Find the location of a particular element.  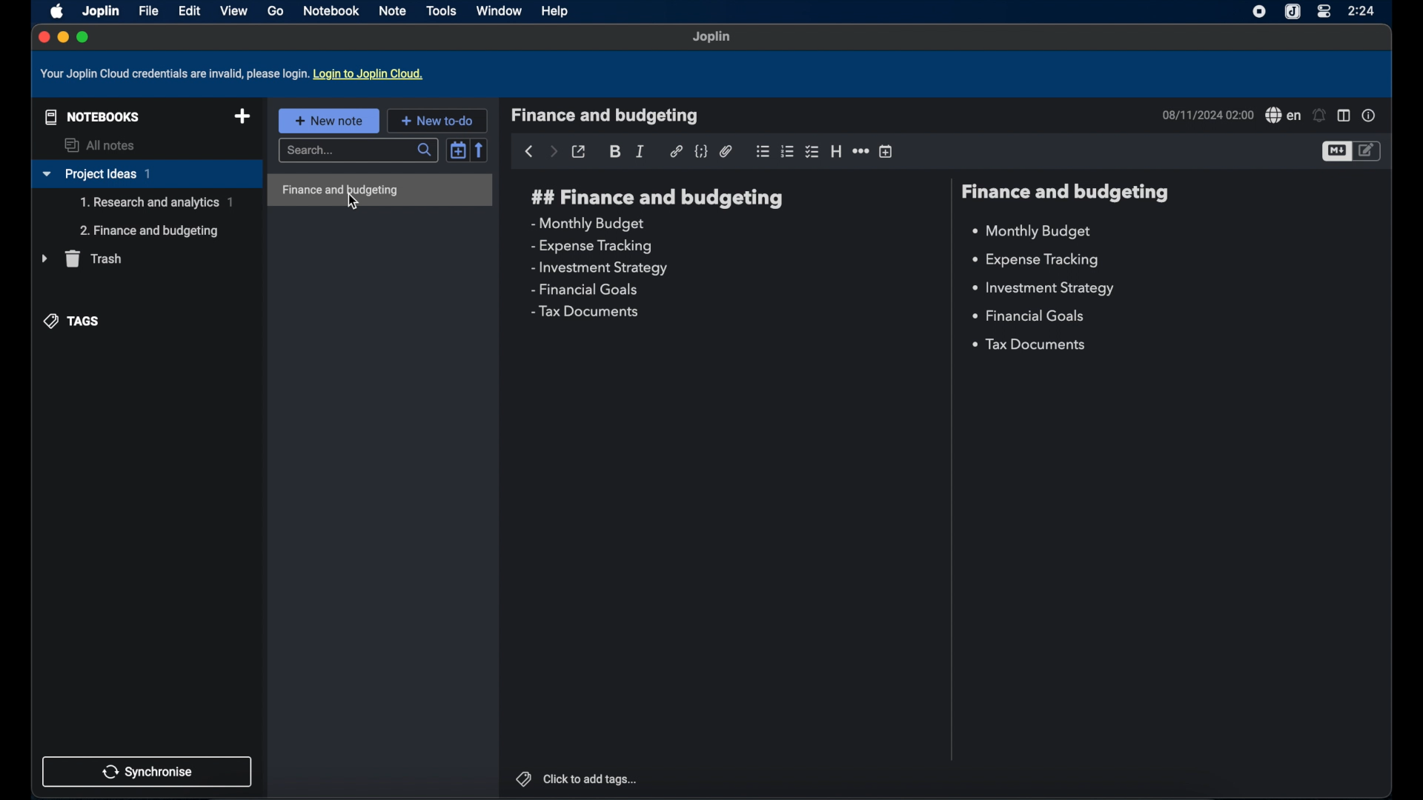

italic is located at coordinates (641, 151).